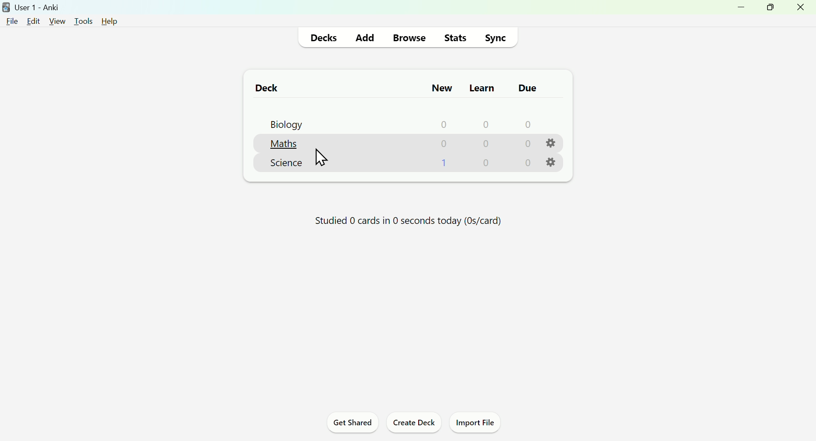  Describe the element at coordinates (408, 37) in the screenshot. I see `Browse` at that location.